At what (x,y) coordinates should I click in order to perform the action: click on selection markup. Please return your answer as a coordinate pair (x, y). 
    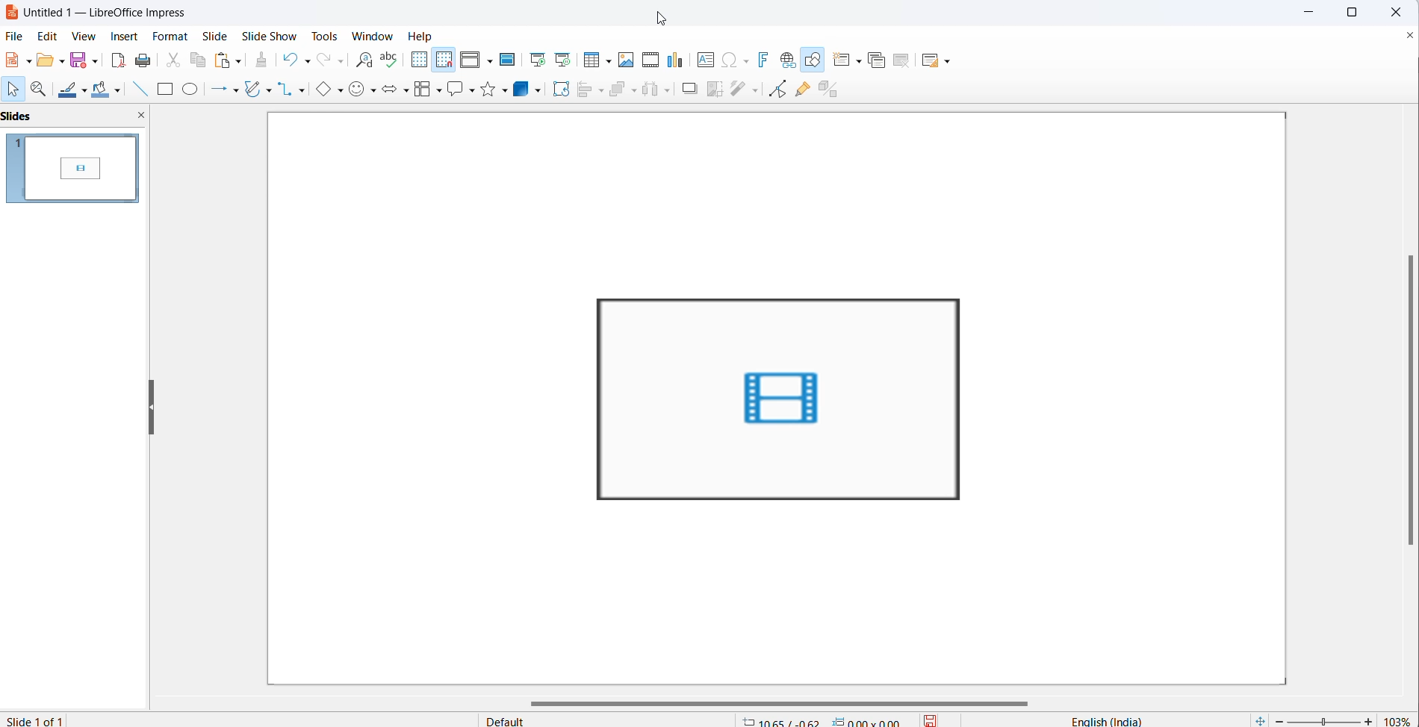
    Looking at the image, I should click on (973, 399).